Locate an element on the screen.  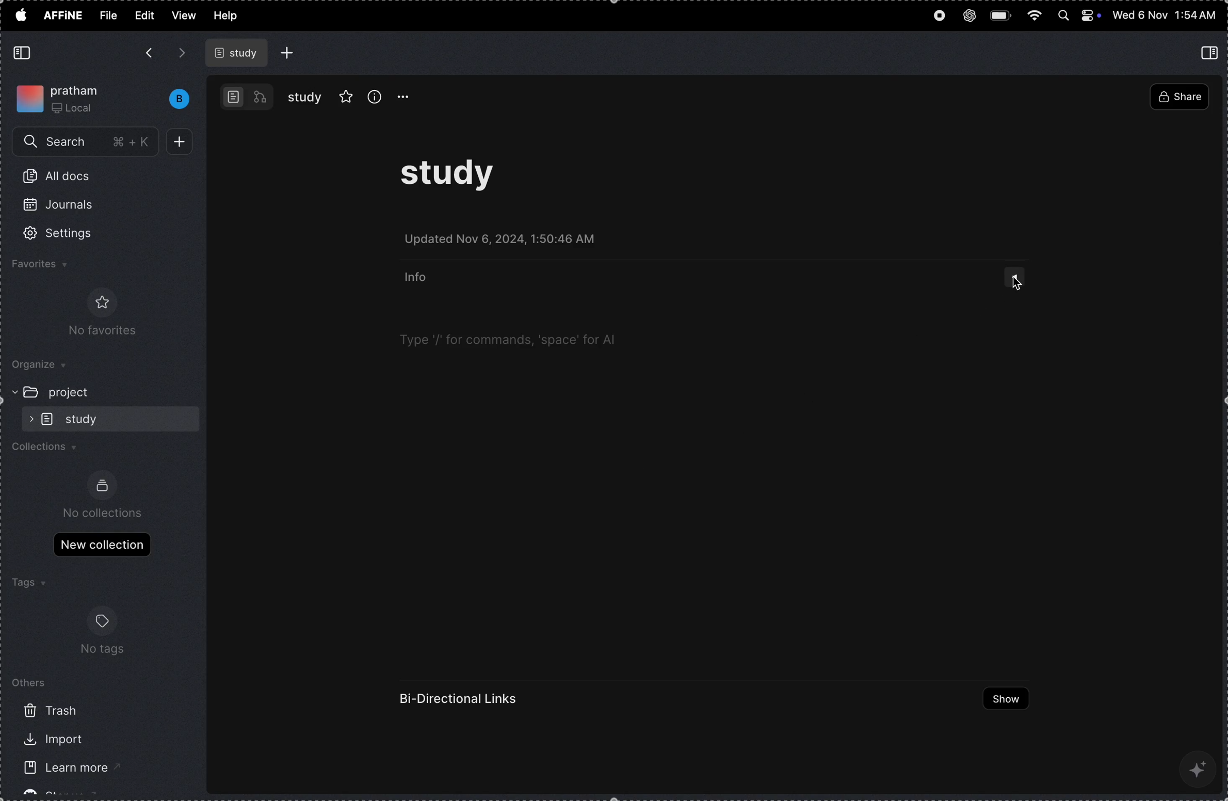
Type / for commands is located at coordinates (510, 340).